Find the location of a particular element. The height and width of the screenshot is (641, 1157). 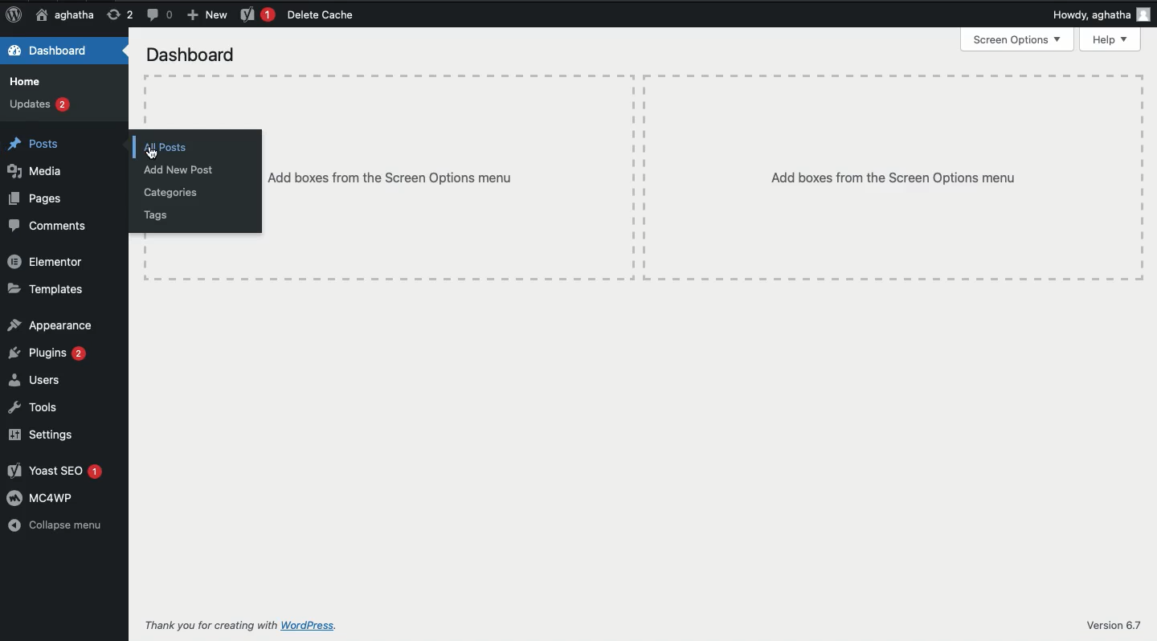

Posts is located at coordinates (34, 143).